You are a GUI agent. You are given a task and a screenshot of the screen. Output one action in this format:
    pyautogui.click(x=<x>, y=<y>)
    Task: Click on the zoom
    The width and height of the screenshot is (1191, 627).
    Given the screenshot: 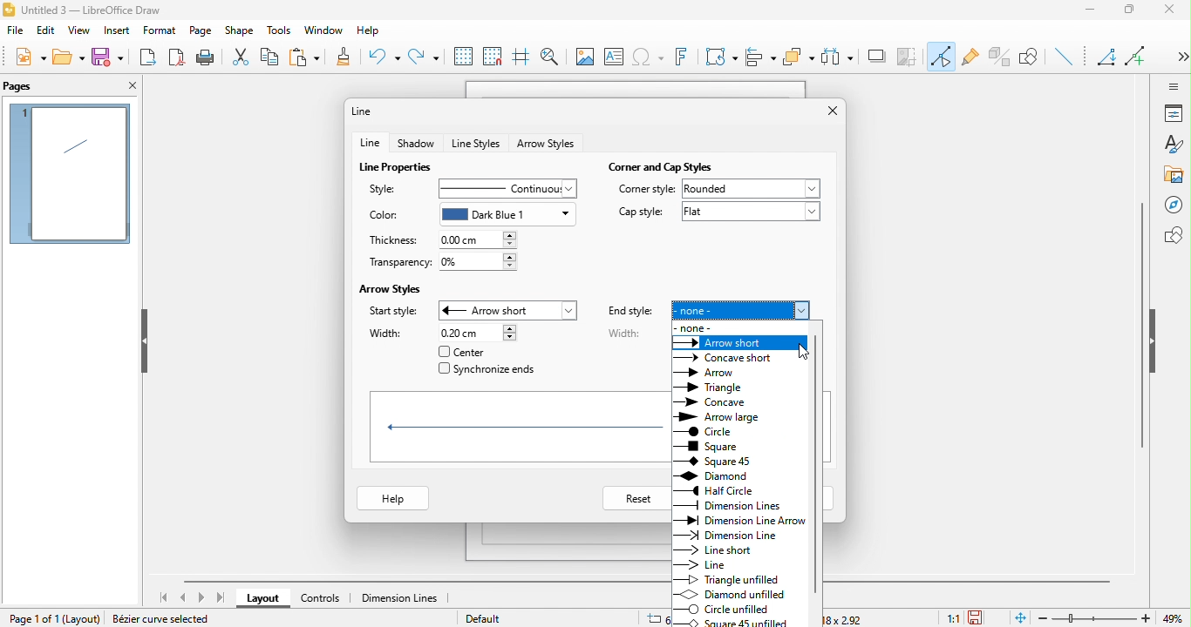 What is the action you would take?
    pyautogui.click(x=1114, y=618)
    